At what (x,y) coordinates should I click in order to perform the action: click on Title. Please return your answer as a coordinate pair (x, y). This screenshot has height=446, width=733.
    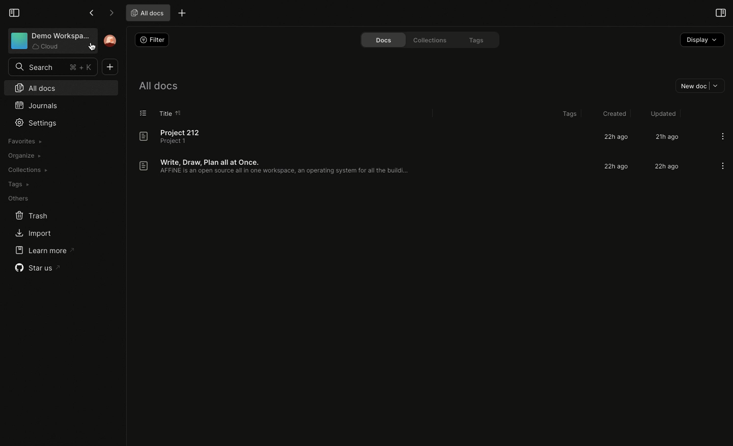
    Looking at the image, I should click on (165, 113).